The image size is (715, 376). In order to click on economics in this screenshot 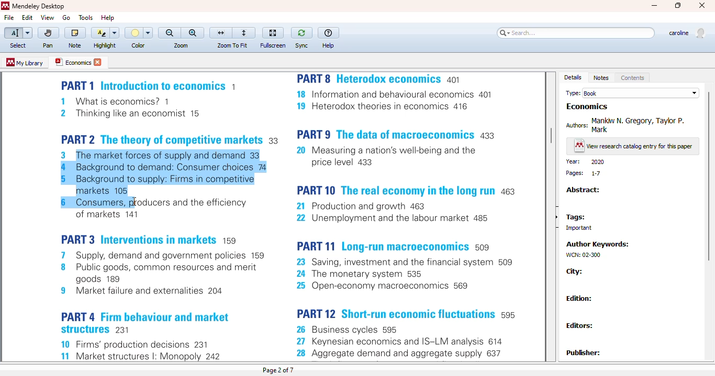, I will do `click(72, 62)`.